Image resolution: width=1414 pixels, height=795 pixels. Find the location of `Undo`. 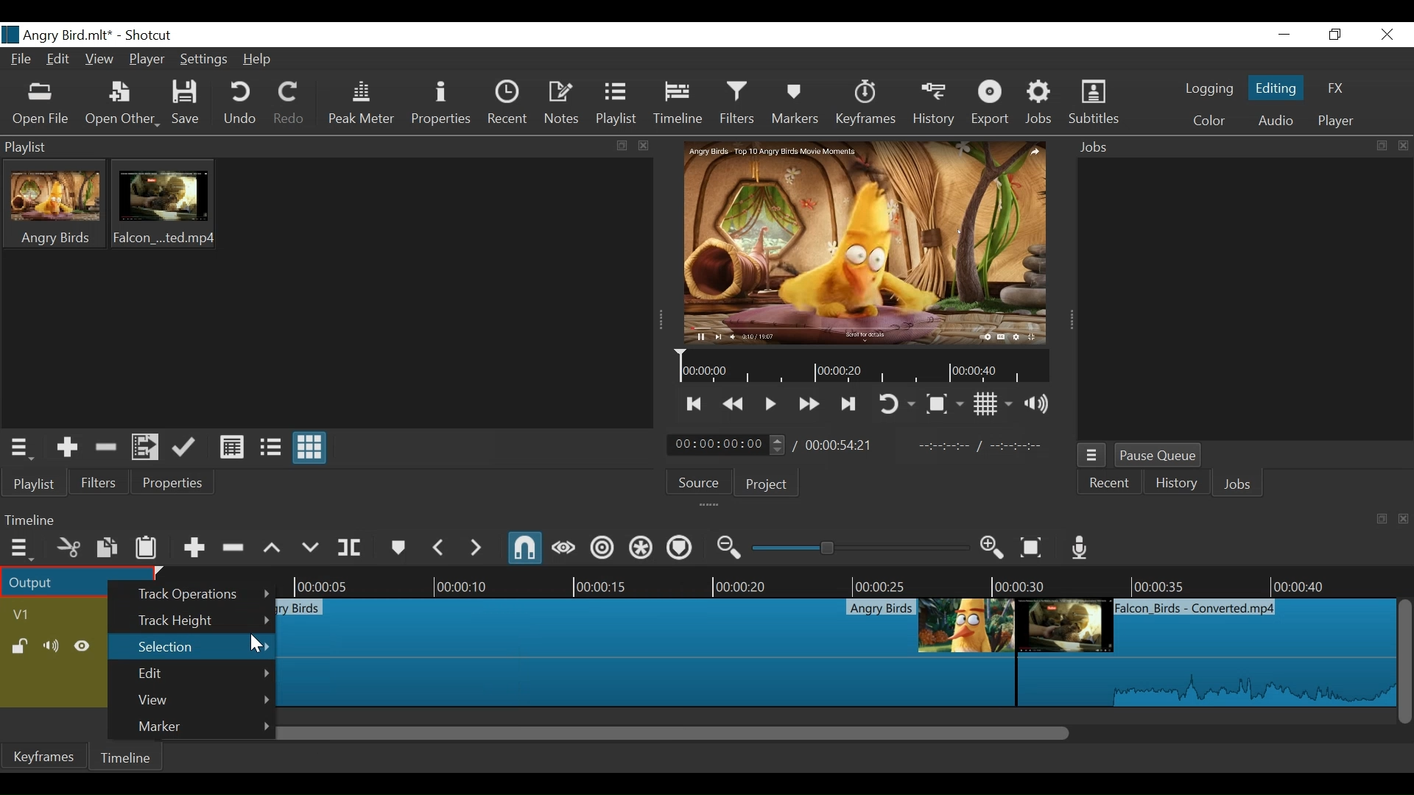

Undo is located at coordinates (242, 105).